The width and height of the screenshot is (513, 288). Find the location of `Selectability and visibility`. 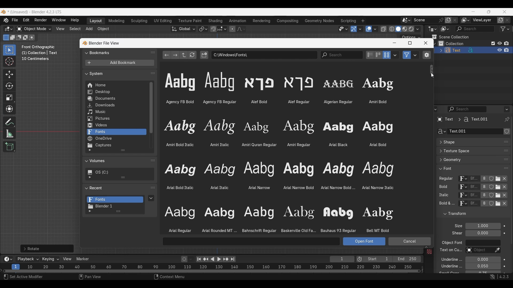

Selectability and visibility is located at coordinates (343, 29).